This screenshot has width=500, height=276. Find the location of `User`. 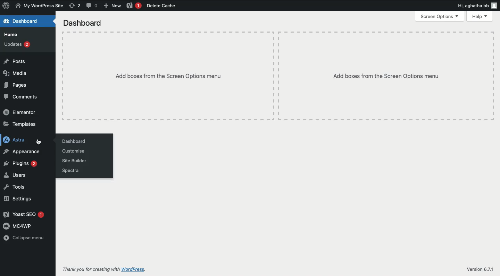

User is located at coordinates (40, 6).